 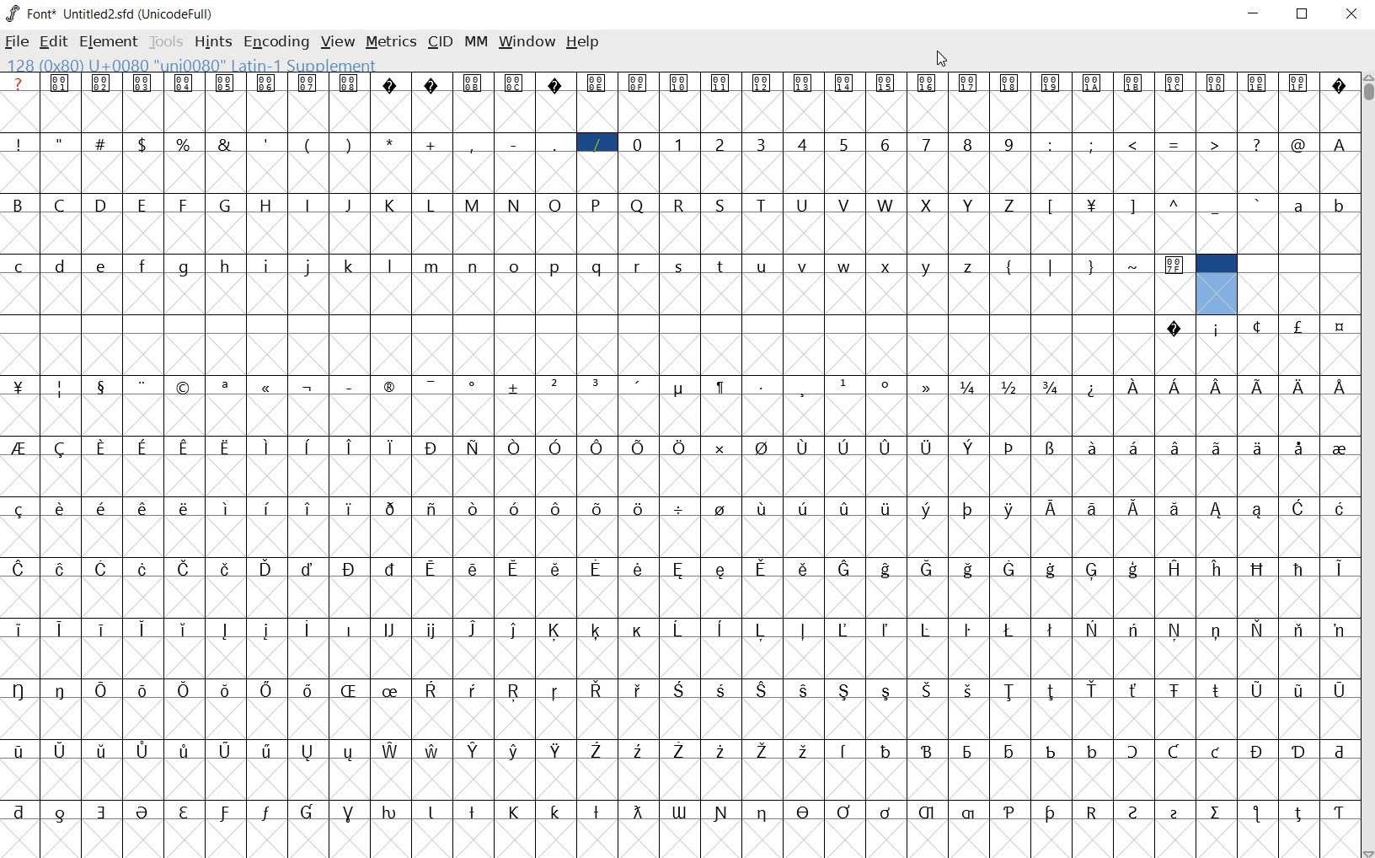 I want to click on 9, so click(x=1011, y=143).